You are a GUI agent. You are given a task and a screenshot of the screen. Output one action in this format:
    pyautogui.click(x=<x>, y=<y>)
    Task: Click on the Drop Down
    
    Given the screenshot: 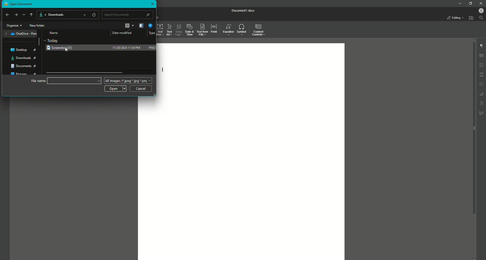 What is the action you would take?
    pyautogui.click(x=24, y=15)
    